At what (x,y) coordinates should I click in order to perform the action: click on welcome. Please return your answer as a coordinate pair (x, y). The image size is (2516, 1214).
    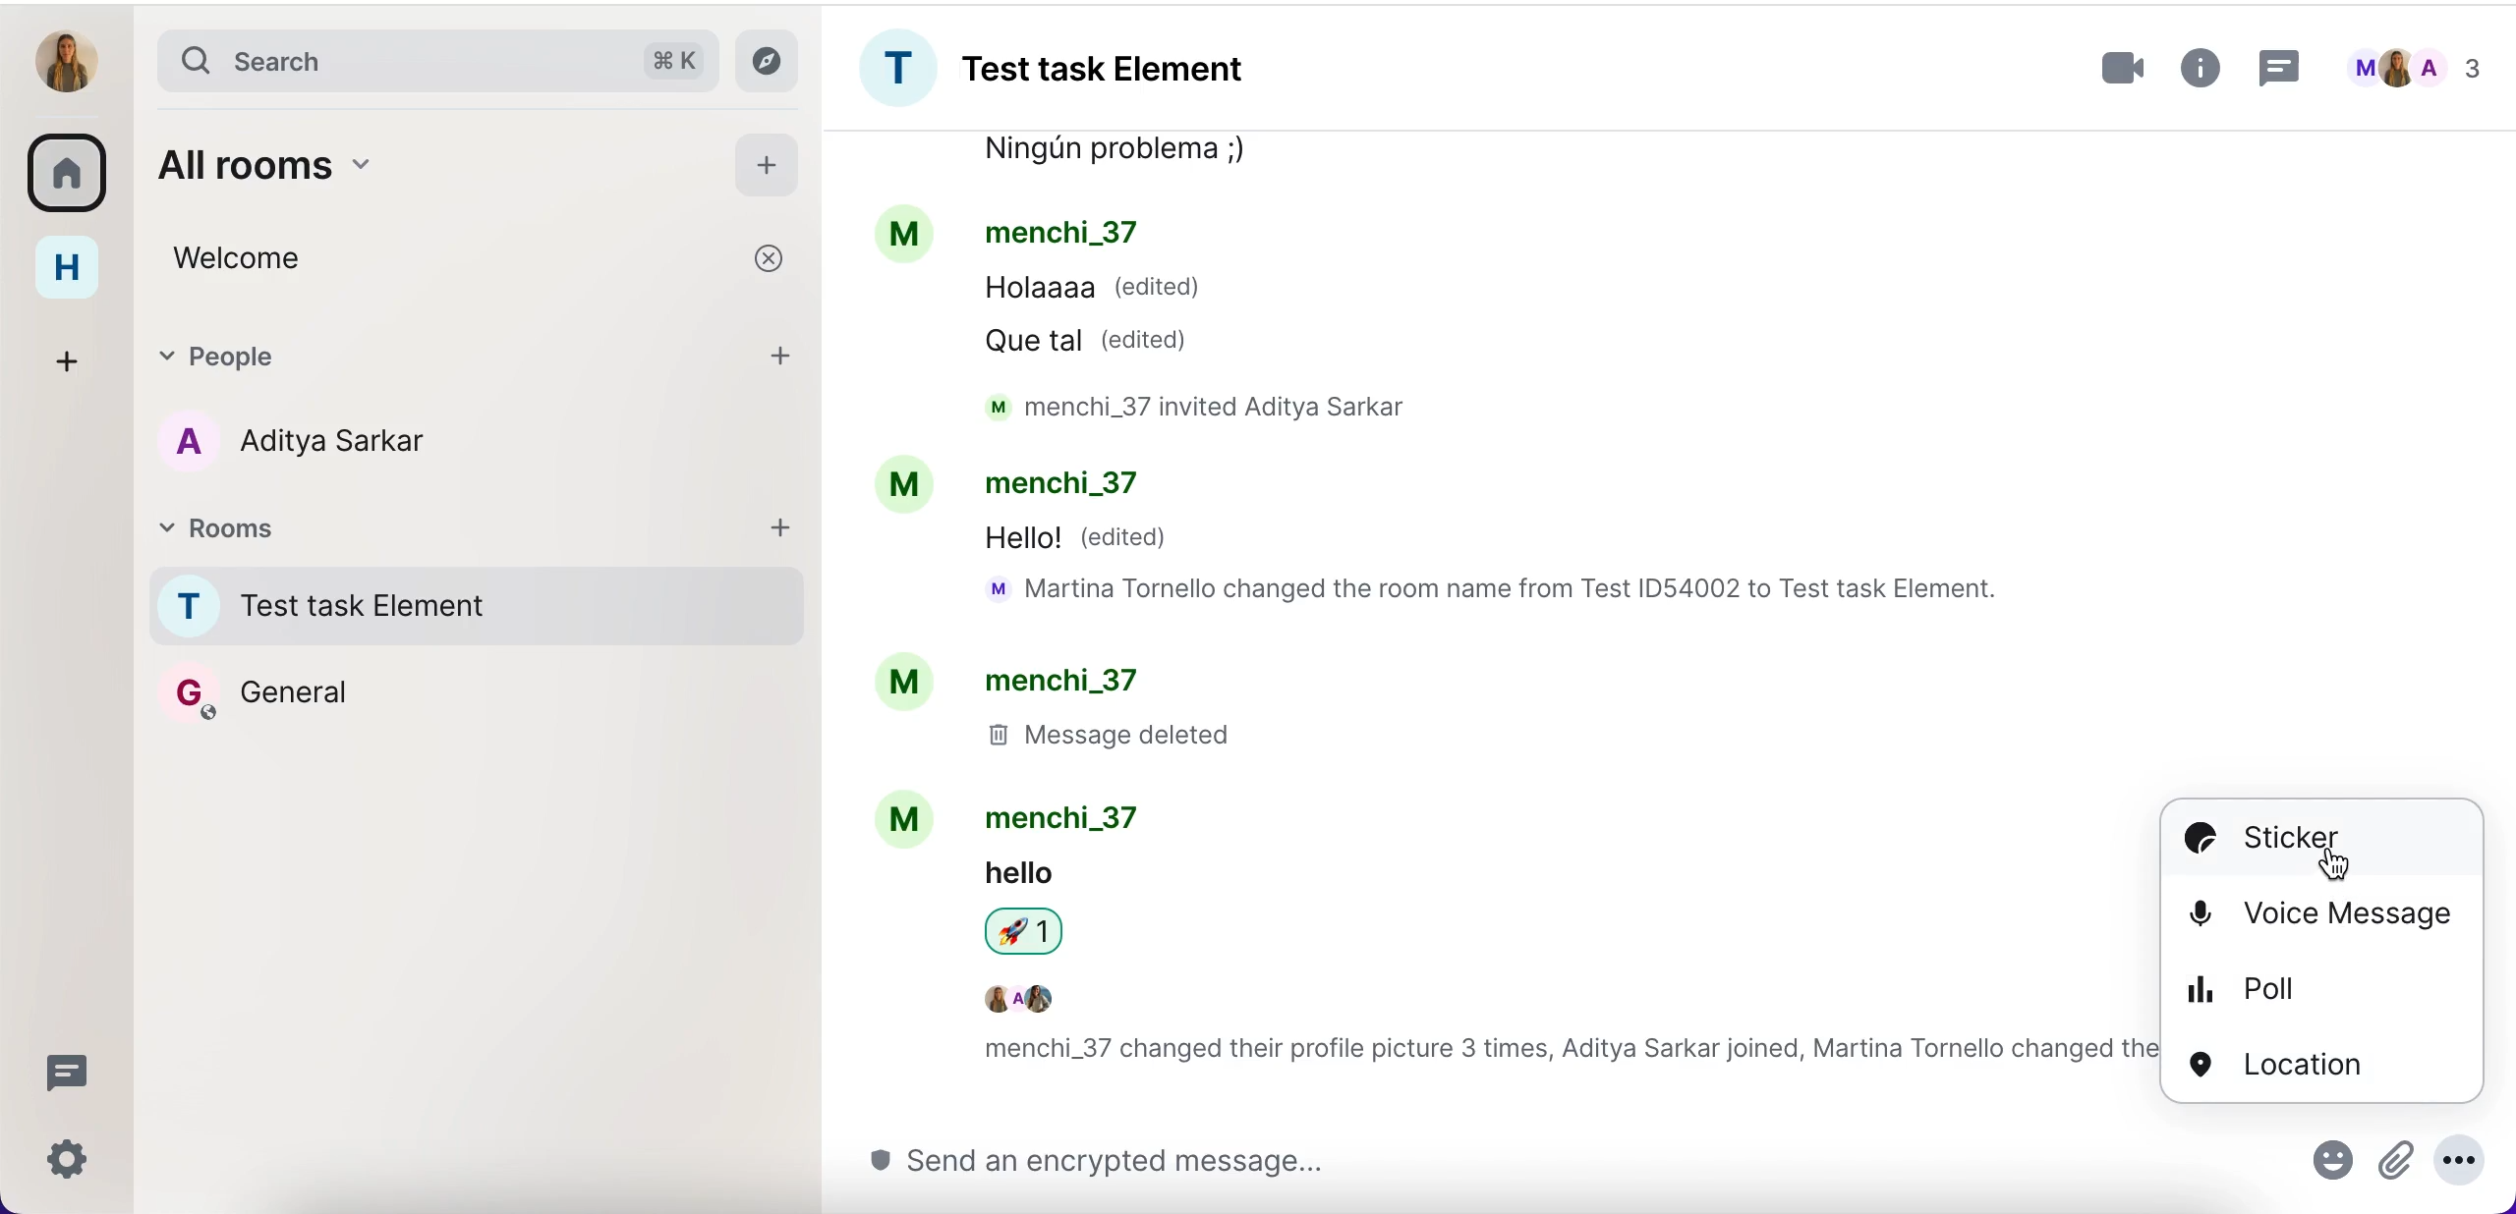
    Looking at the image, I should click on (388, 256).